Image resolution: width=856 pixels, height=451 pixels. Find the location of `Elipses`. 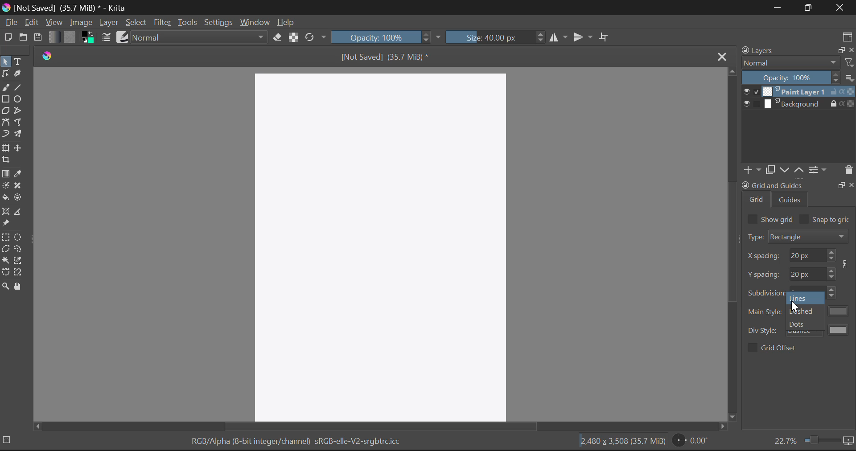

Elipses is located at coordinates (18, 99).